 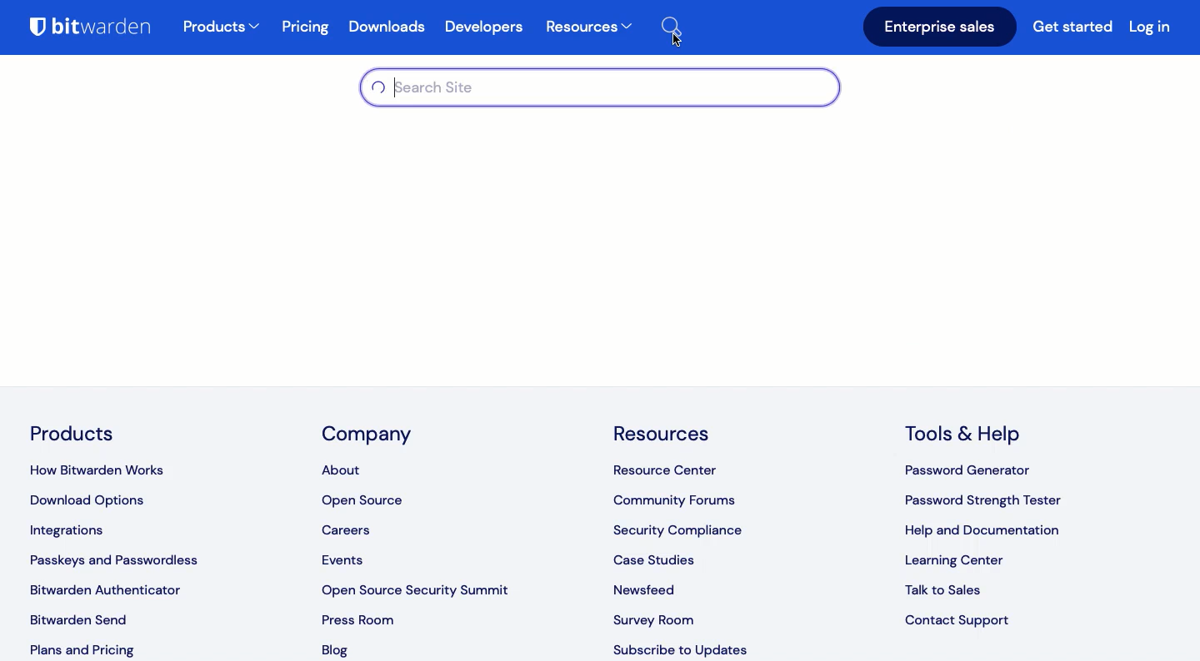 What do you see at coordinates (222, 28) in the screenshot?
I see `products` at bounding box center [222, 28].